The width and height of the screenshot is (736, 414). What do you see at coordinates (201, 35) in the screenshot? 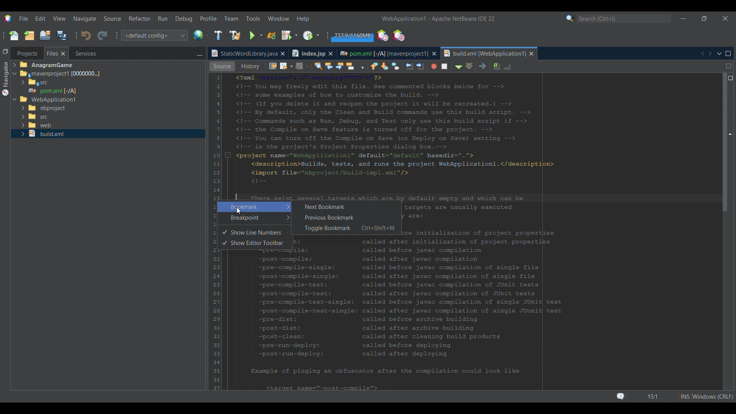
I see `IDE's default browser` at bounding box center [201, 35].